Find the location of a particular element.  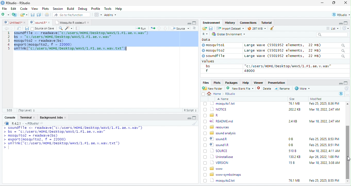

Adonns  is located at coordinates (110, 16).